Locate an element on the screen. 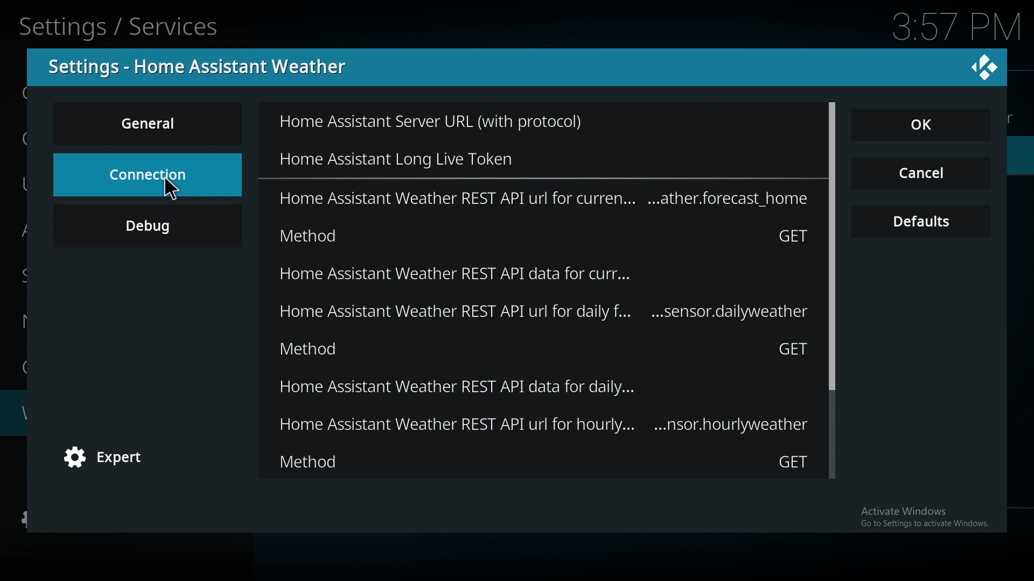 The image size is (1034, 581). scroll bar is located at coordinates (832, 293).